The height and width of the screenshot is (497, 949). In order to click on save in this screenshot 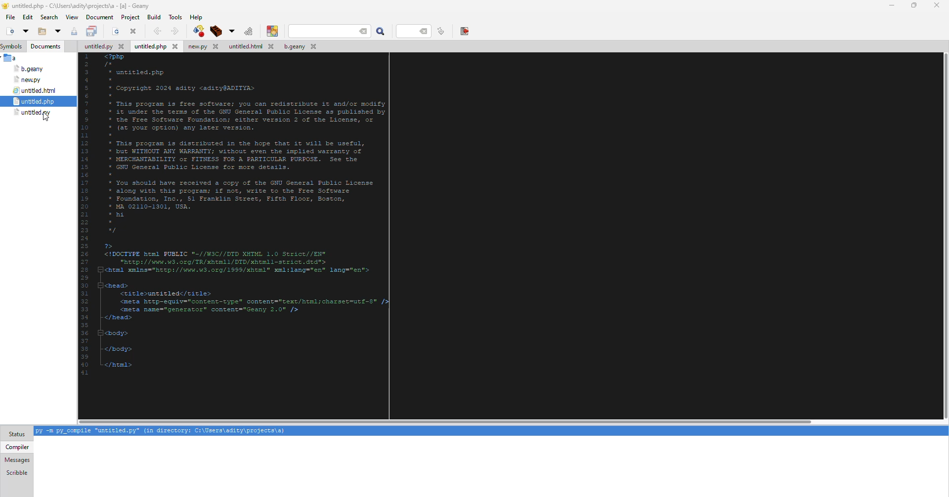, I will do `click(92, 31)`.